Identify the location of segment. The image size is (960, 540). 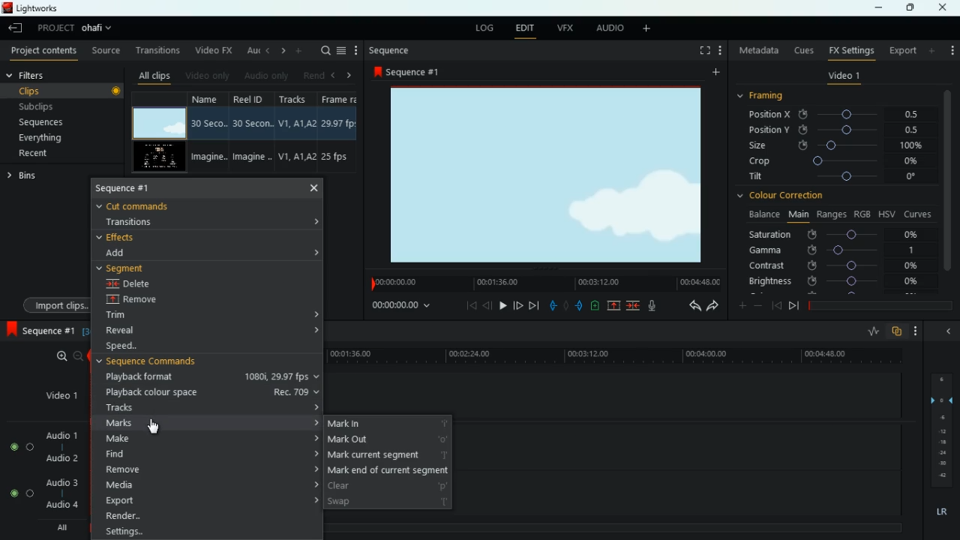
(130, 268).